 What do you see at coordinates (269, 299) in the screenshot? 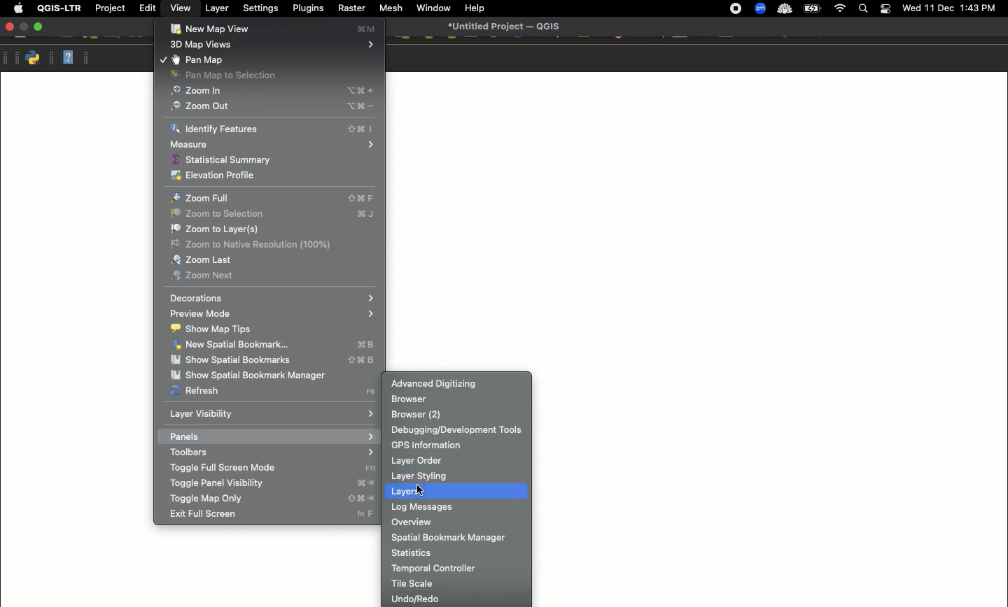
I see `Decorations` at bounding box center [269, 299].